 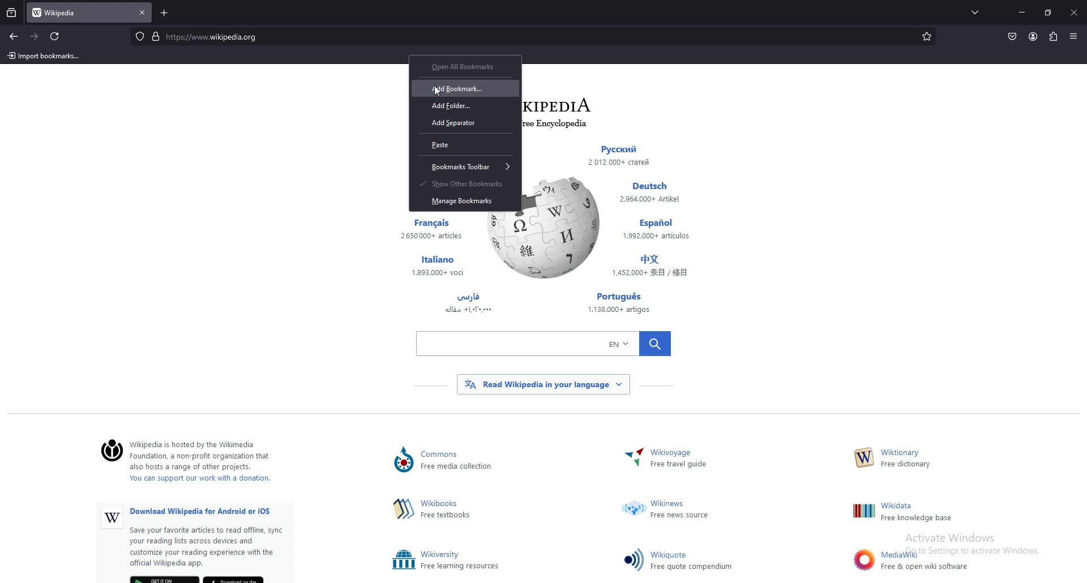 I want to click on add tab, so click(x=165, y=13).